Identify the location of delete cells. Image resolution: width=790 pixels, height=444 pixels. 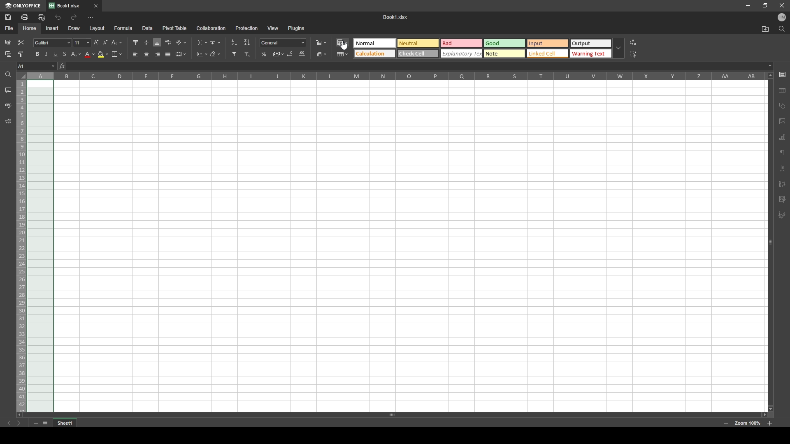
(321, 54).